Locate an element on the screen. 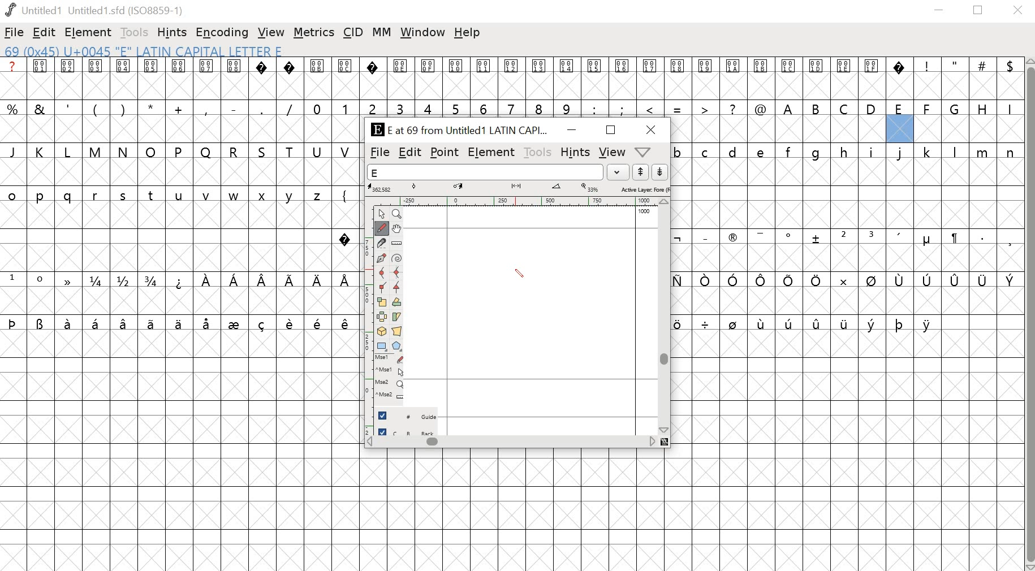  Mouse left button is located at coordinates (389, 360).